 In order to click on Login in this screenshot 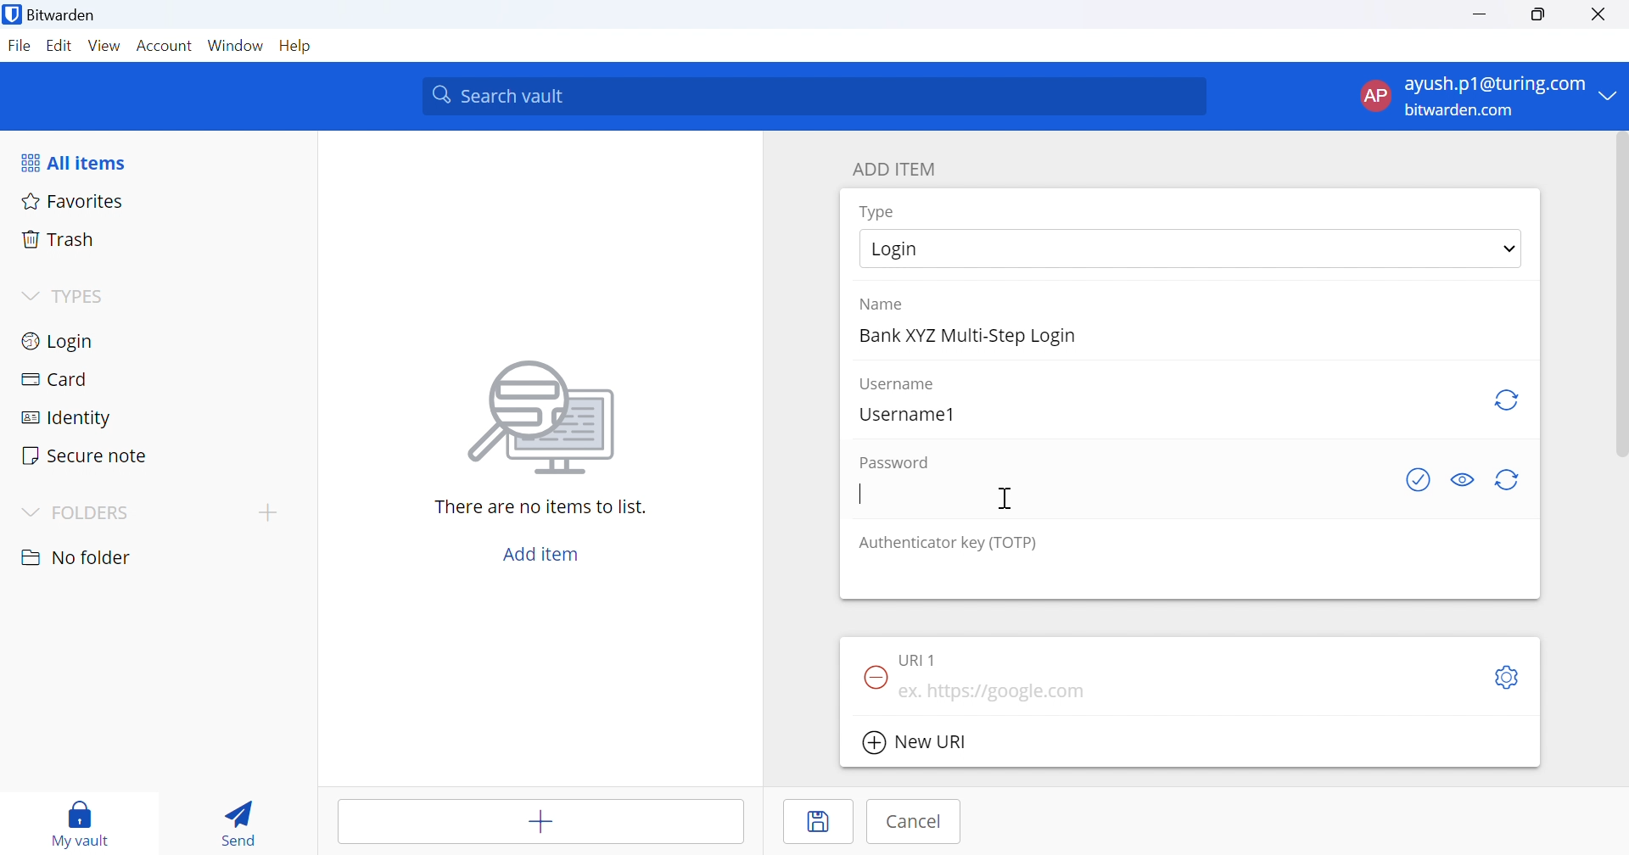, I will do `click(60, 339)`.